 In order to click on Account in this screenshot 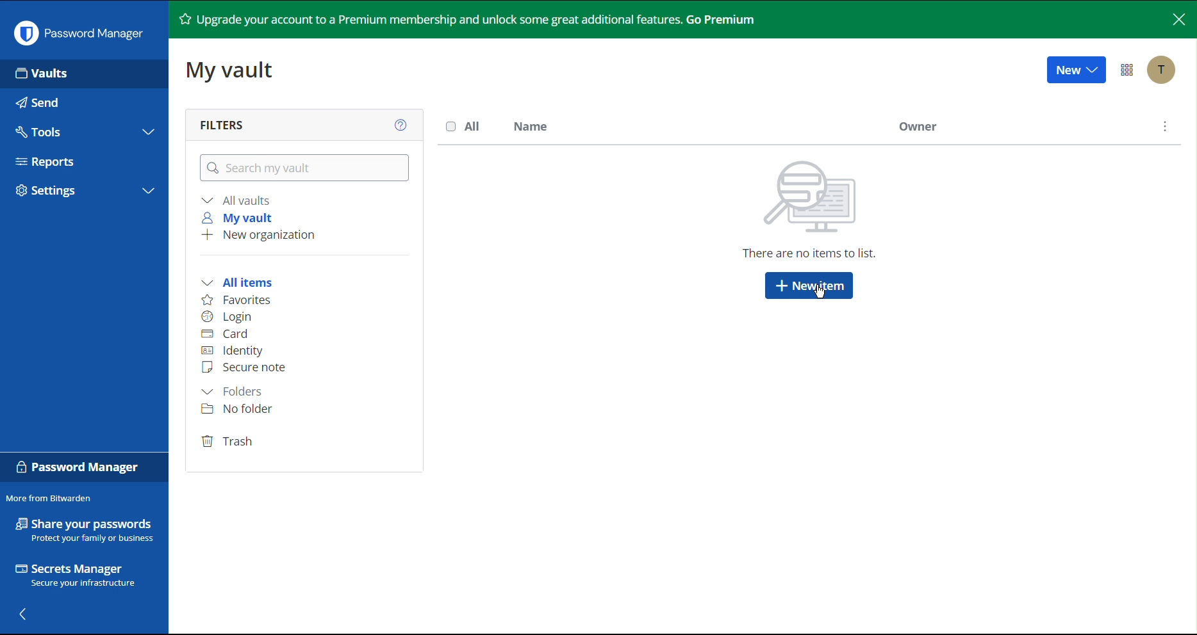, I will do `click(1161, 71)`.